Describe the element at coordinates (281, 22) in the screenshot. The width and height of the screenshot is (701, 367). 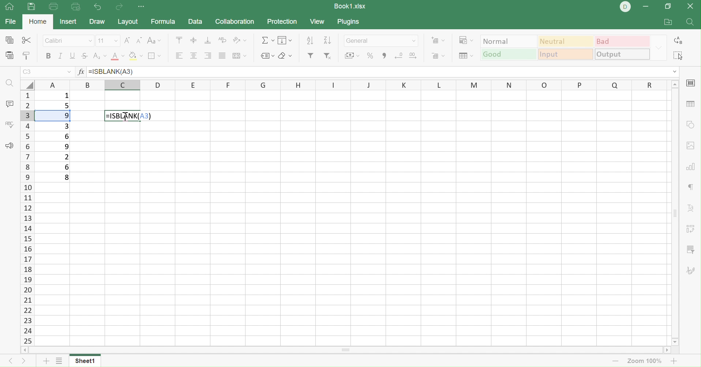
I see `Protection` at that location.